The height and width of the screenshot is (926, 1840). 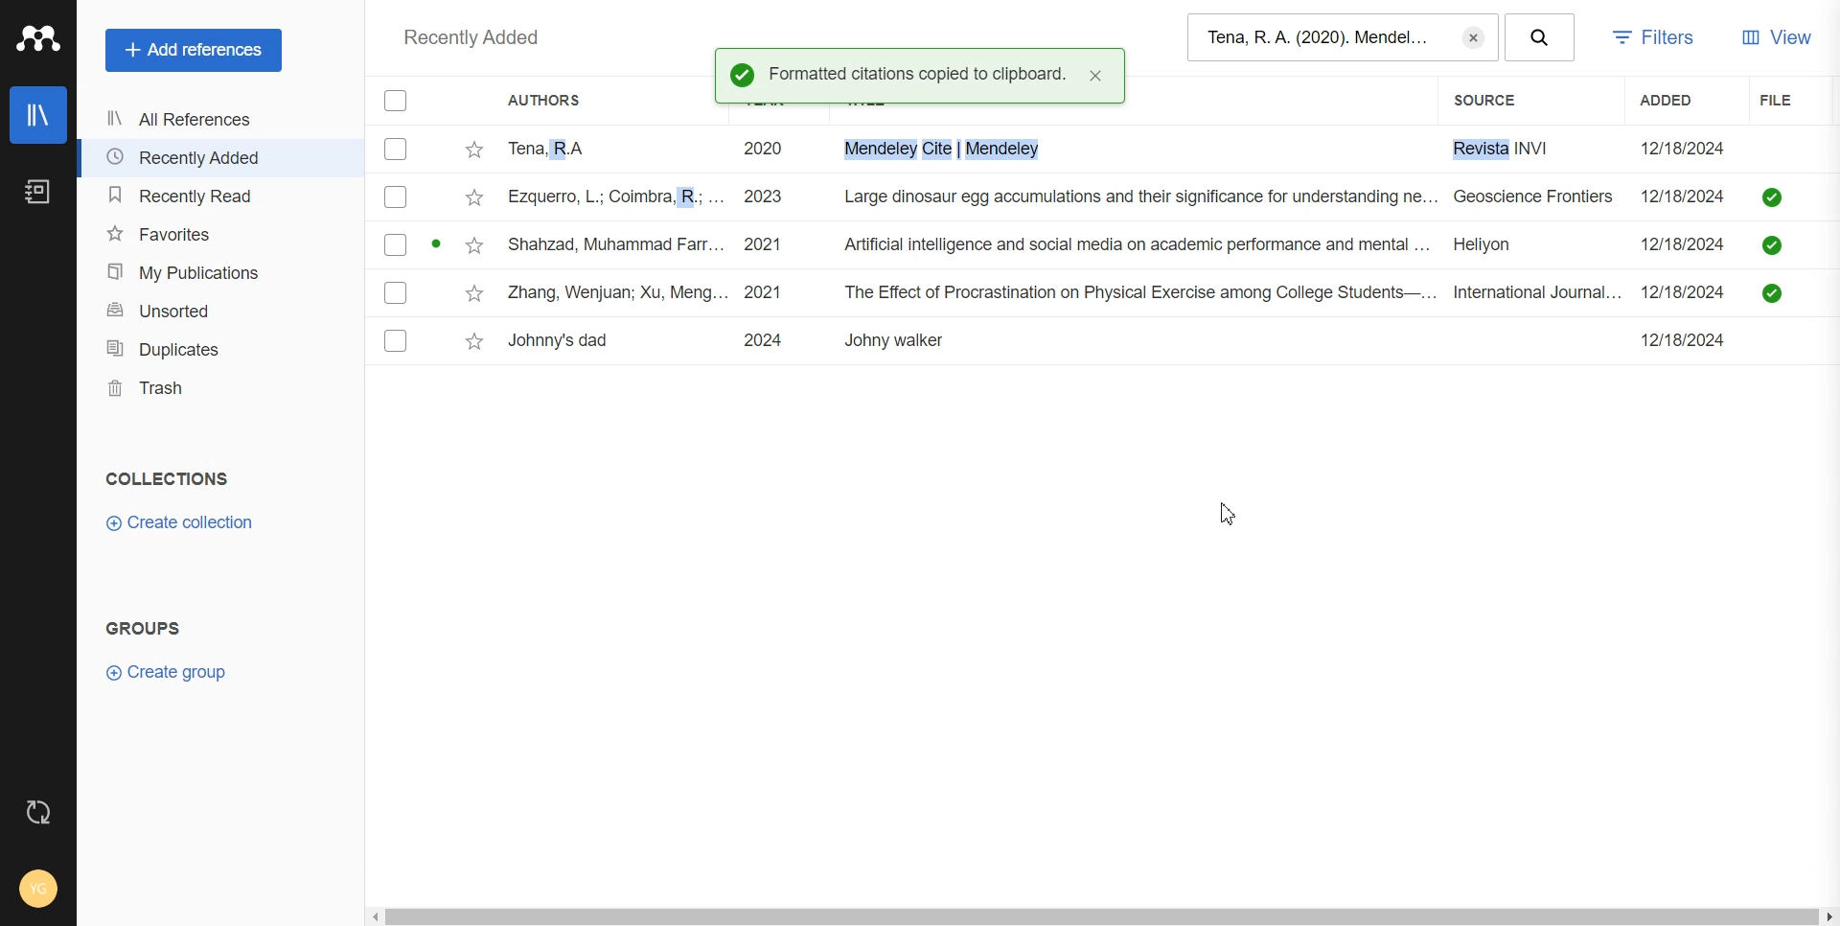 I want to click on Checkbox, so click(x=395, y=246).